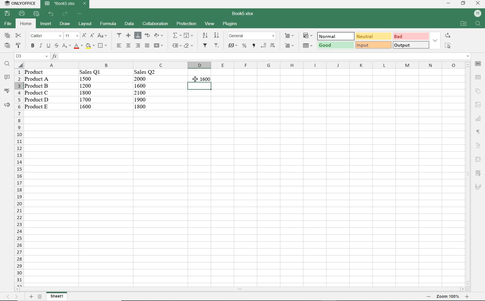  Describe the element at coordinates (411, 45) in the screenshot. I see `output` at that location.